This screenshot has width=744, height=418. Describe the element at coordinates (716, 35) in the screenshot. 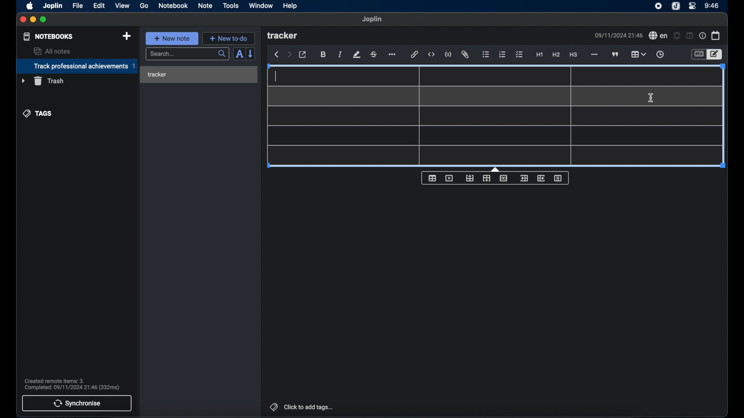

I see `calendar` at that location.